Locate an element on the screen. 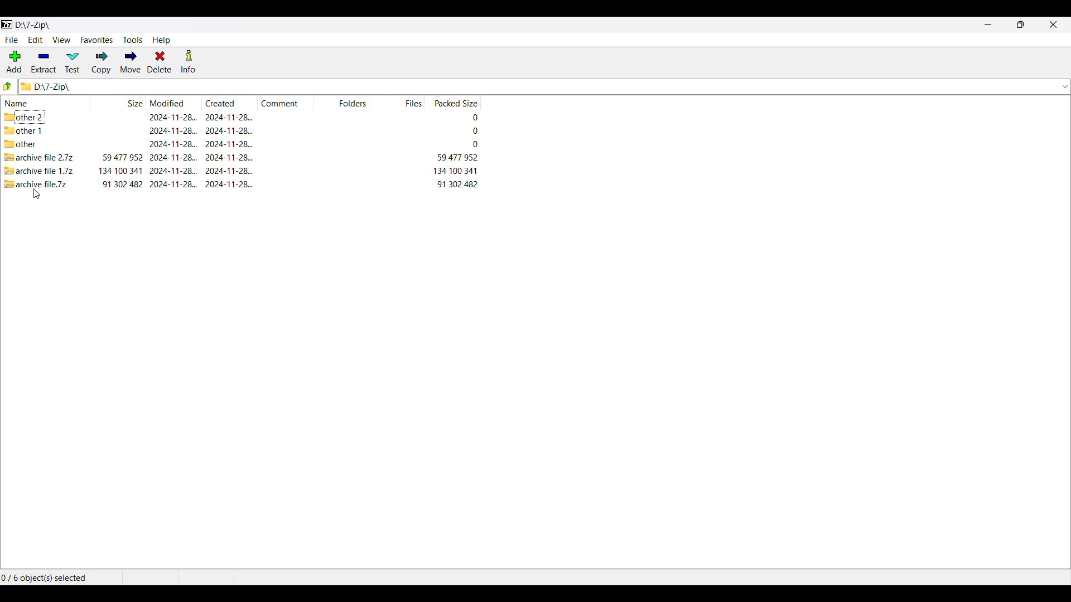  folder is located at coordinates (20, 143).